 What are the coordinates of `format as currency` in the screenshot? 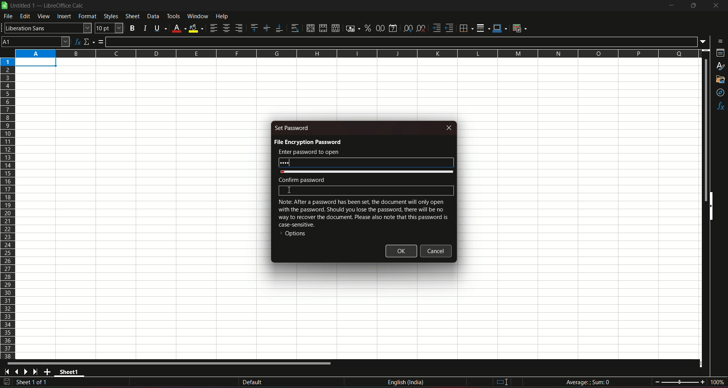 It's located at (351, 28).